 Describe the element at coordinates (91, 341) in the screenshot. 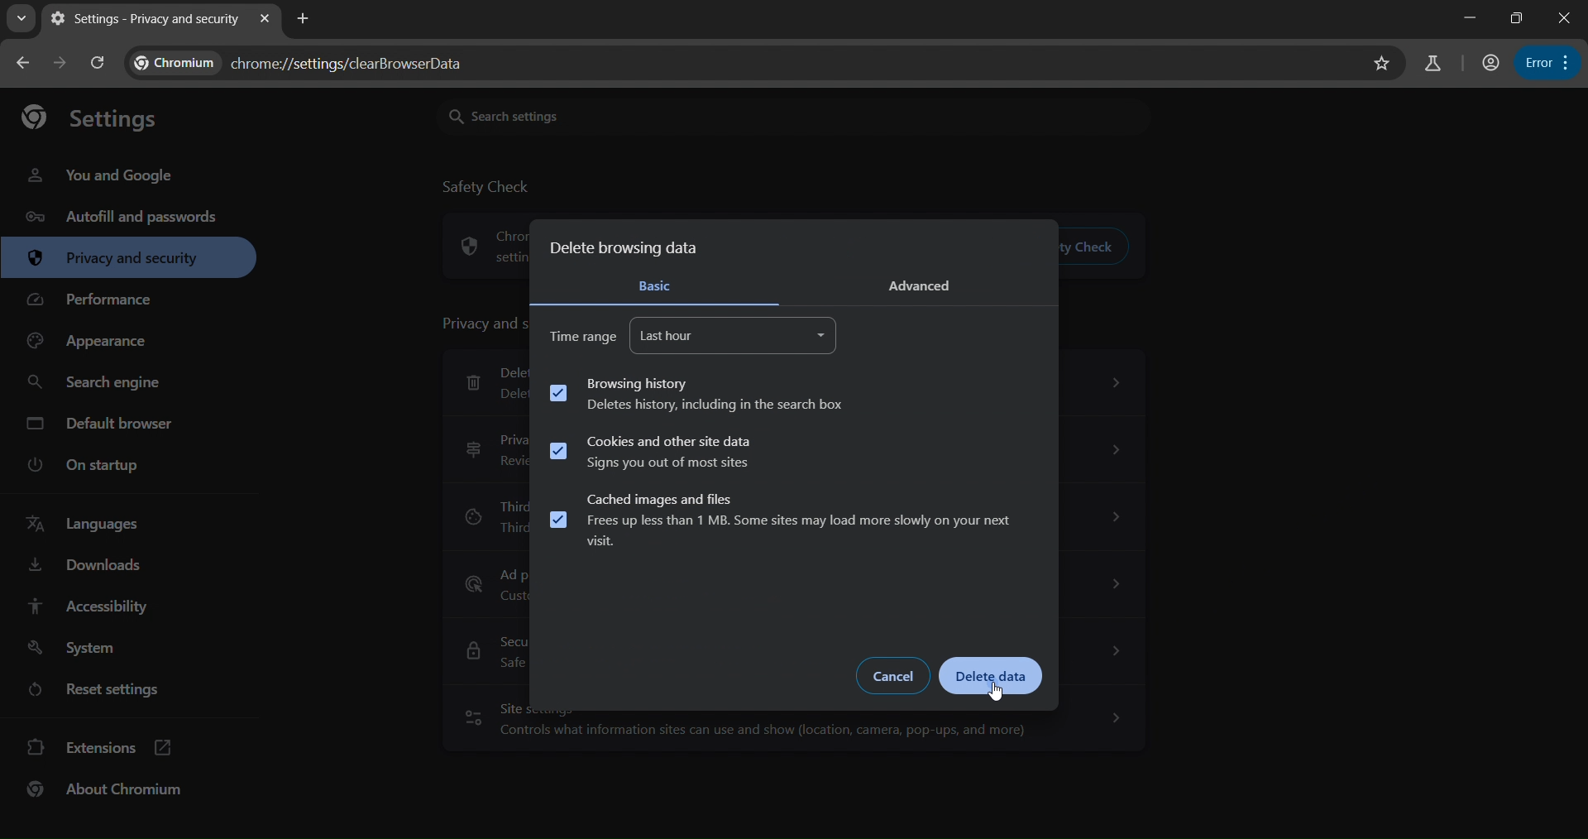

I see `ppearance` at that location.